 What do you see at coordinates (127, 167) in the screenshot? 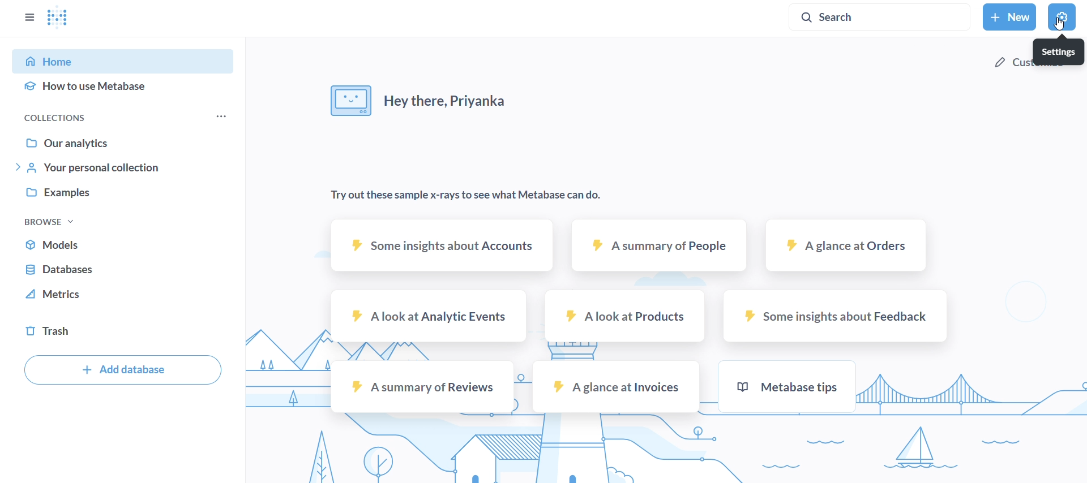
I see `your personal collection` at bounding box center [127, 167].